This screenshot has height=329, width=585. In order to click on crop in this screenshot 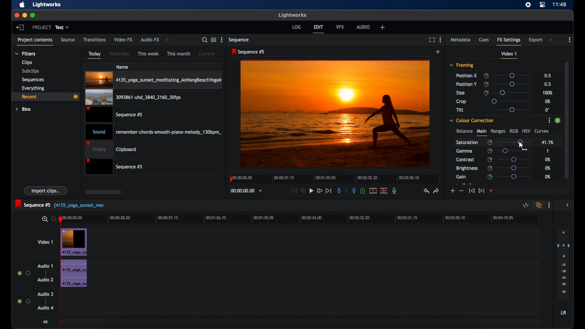, I will do `click(461, 101)`.